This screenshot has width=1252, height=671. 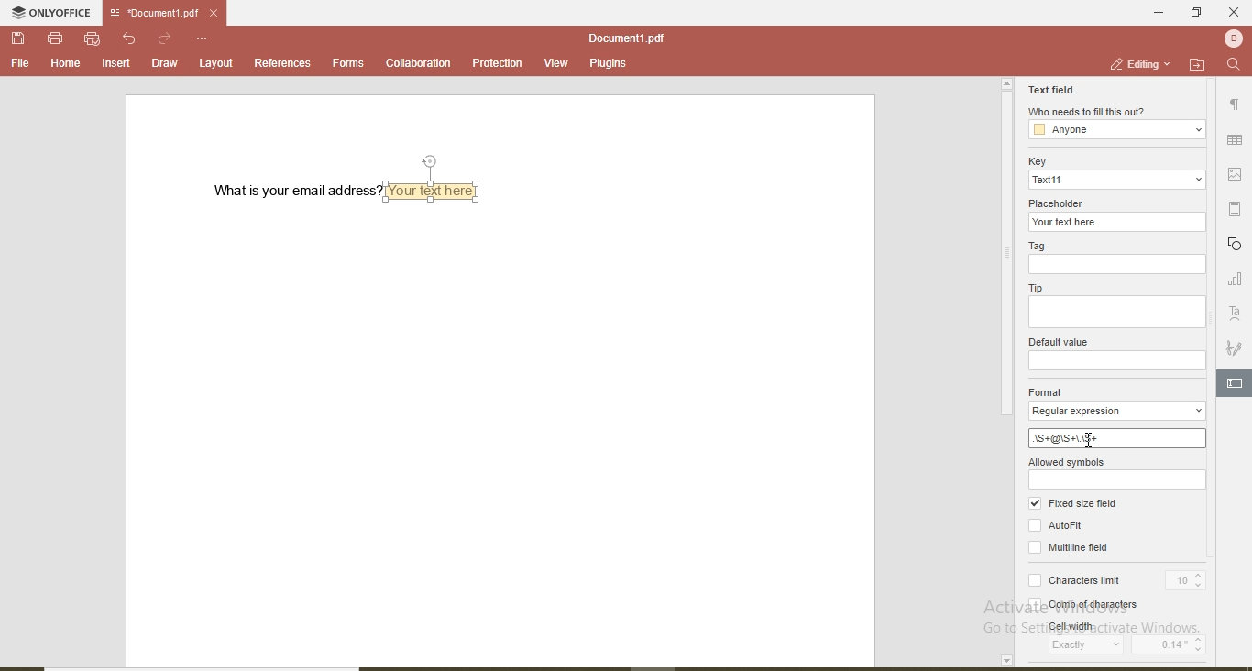 I want to click on file name, so click(x=150, y=14).